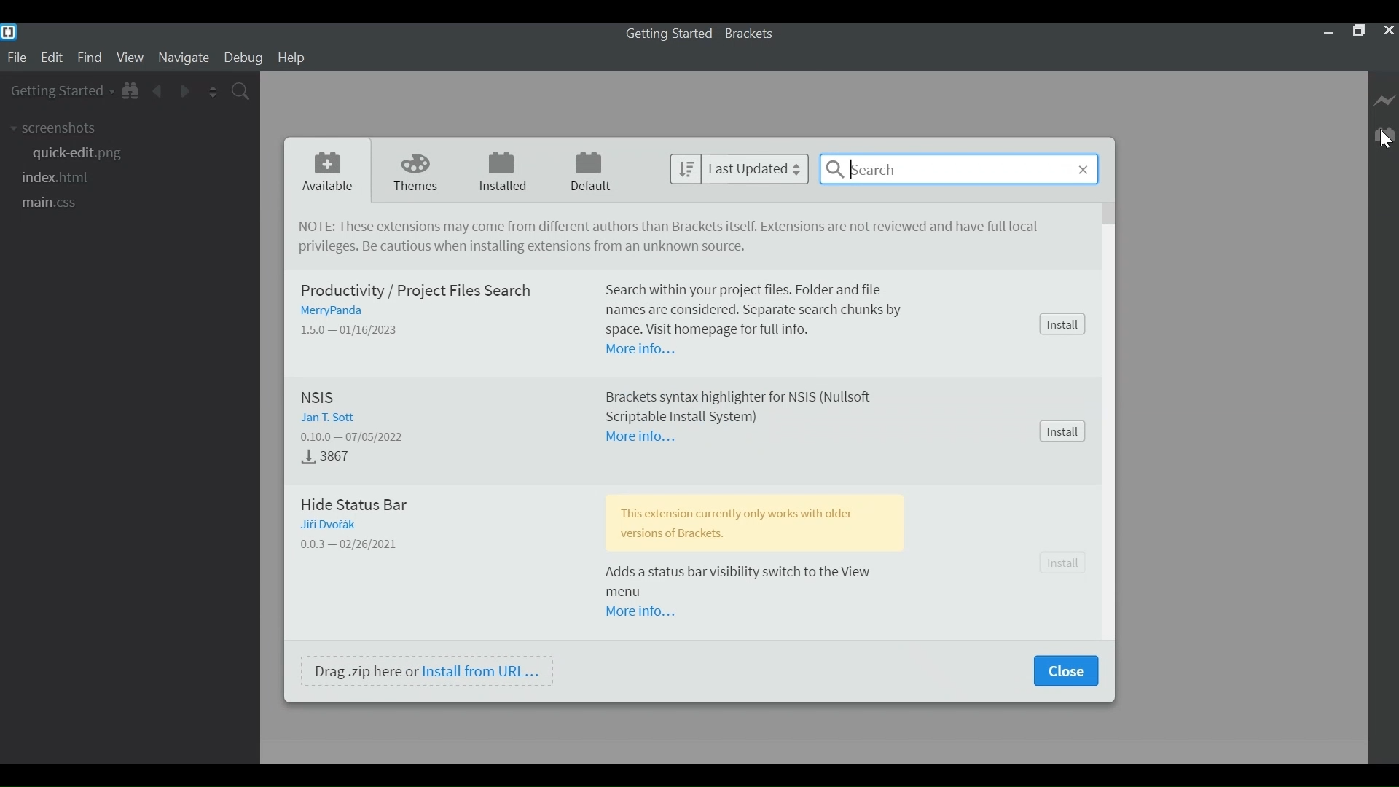  Describe the element at coordinates (246, 58) in the screenshot. I see `Debug` at that location.